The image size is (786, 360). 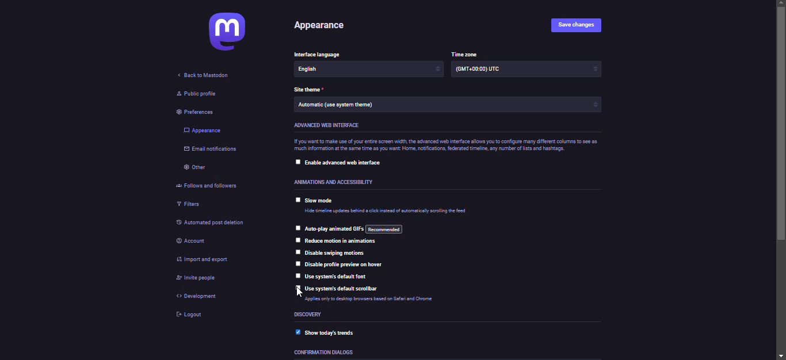 What do you see at coordinates (297, 228) in the screenshot?
I see `click to select` at bounding box center [297, 228].